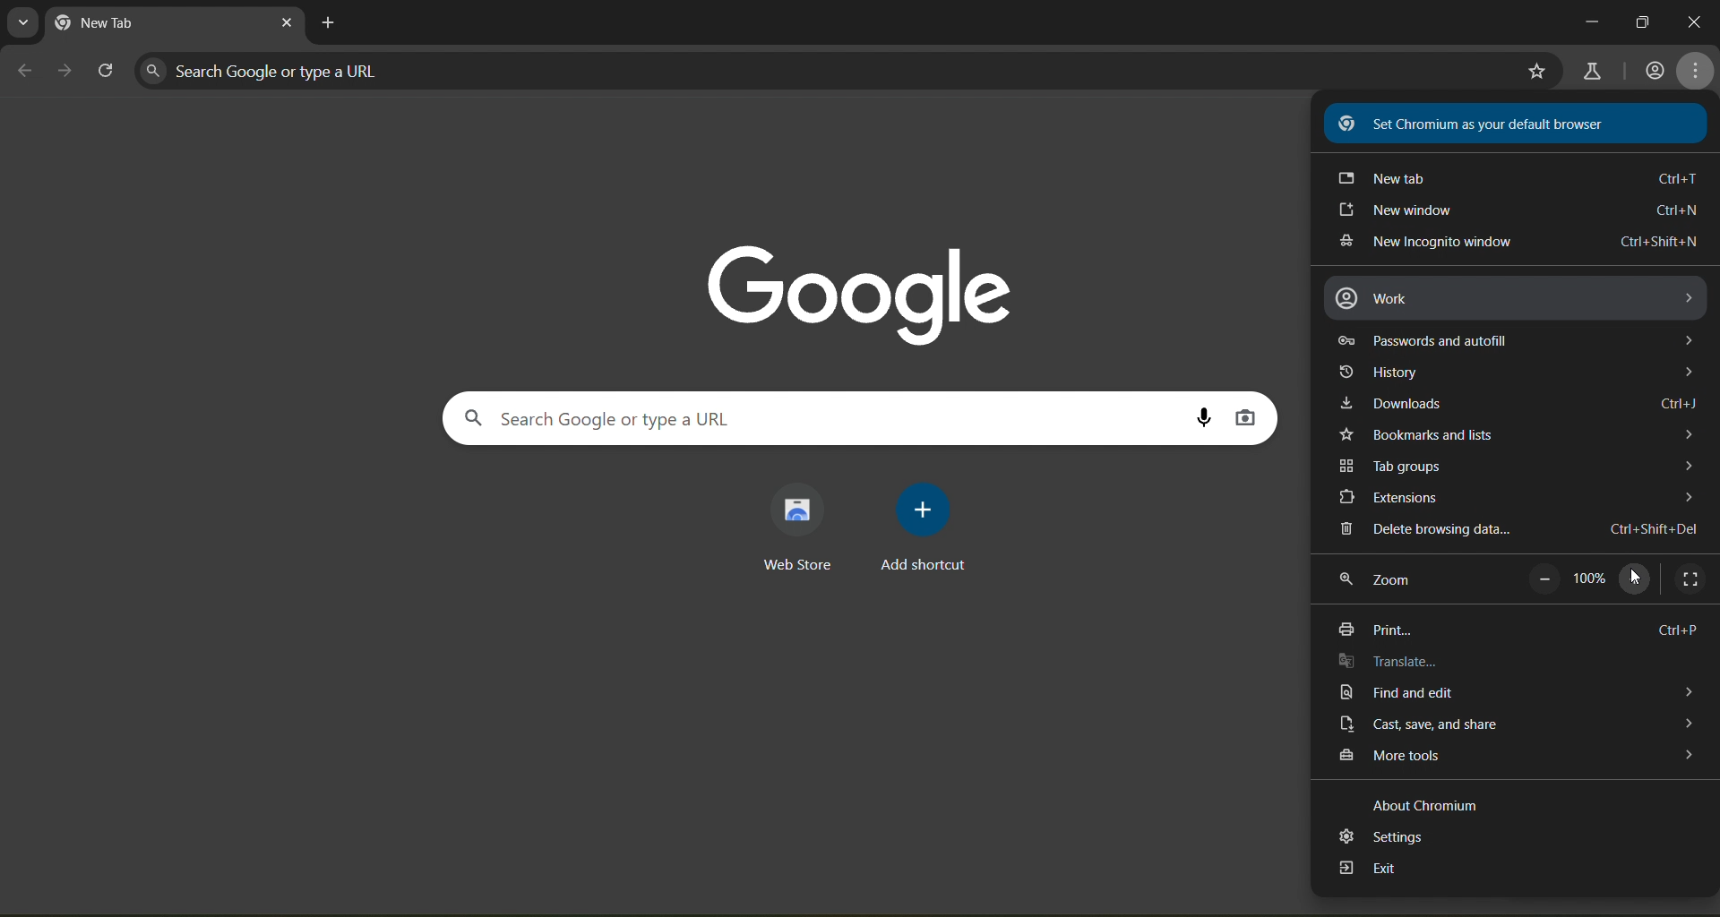  Describe the element at coordinates (24, 23) in the screenshot. I see `search tab` at that location.